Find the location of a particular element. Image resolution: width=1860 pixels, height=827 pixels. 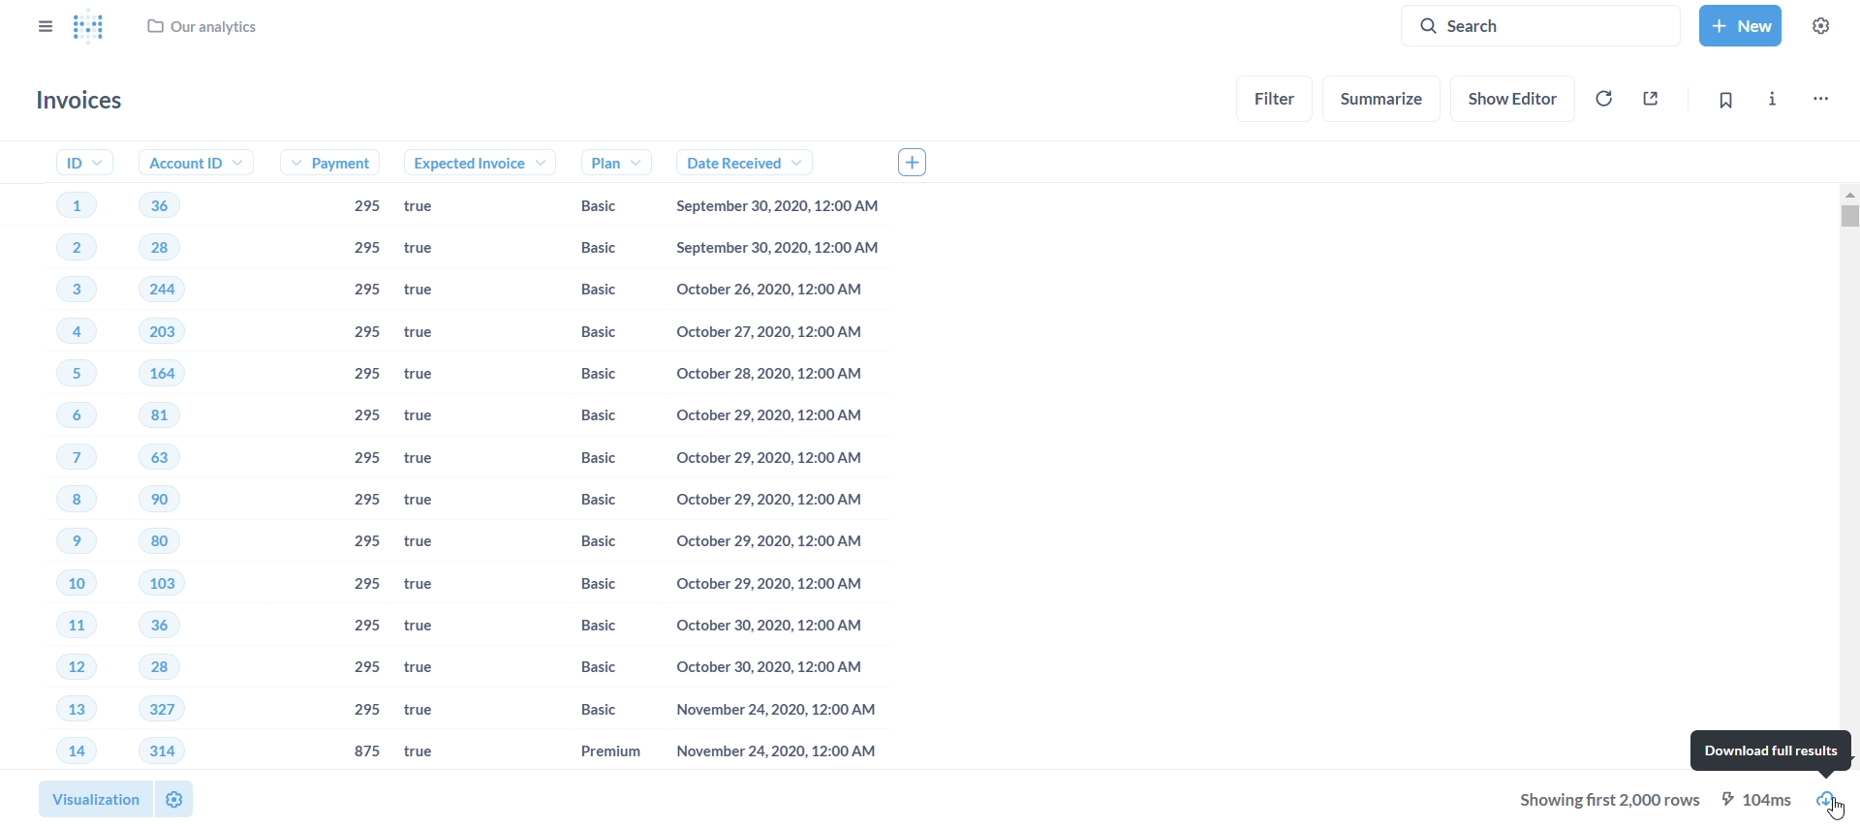

our analytics is located at coordinates (203, 31).